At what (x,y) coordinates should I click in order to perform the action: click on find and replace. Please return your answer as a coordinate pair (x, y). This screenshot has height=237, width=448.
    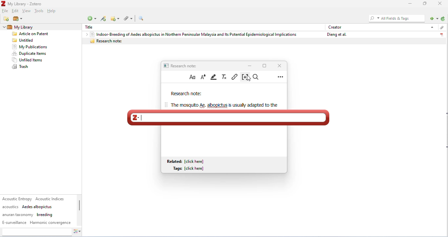
    Looking at the image, I should click on (257, 77).